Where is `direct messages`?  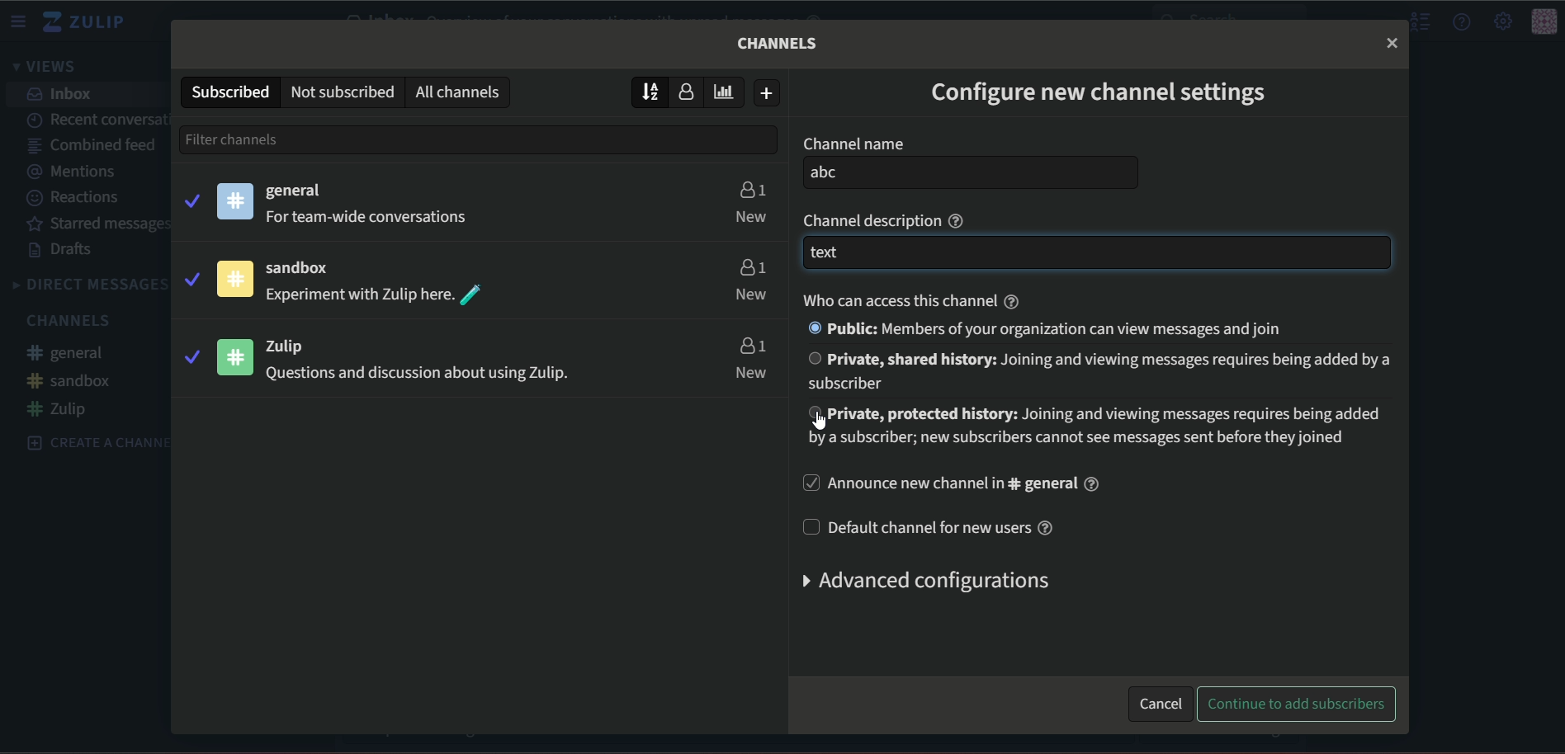
direct messages is located at coordinates (88, 285).